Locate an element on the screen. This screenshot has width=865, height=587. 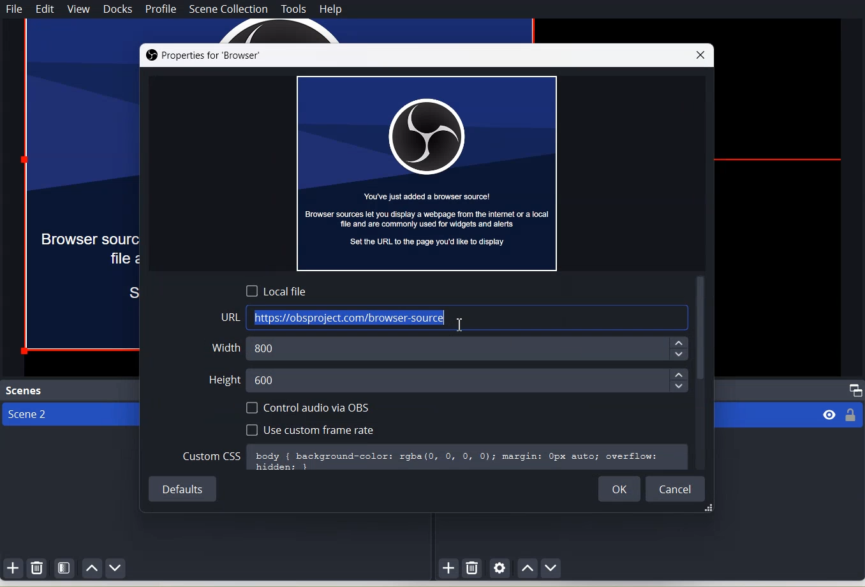
Help is located at coordinates (331, 9).